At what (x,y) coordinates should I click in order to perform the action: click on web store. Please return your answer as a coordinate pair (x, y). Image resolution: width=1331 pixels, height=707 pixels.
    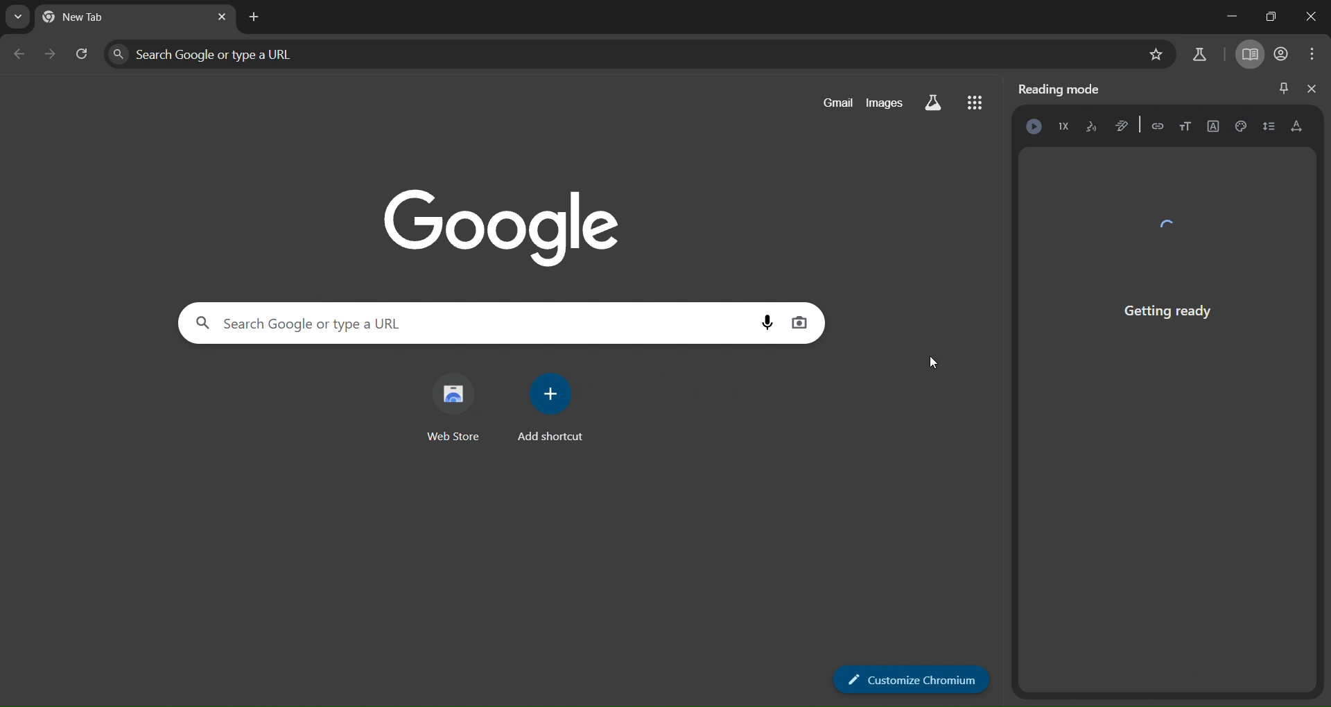
    Looking at the image, I should click on (451, 410).